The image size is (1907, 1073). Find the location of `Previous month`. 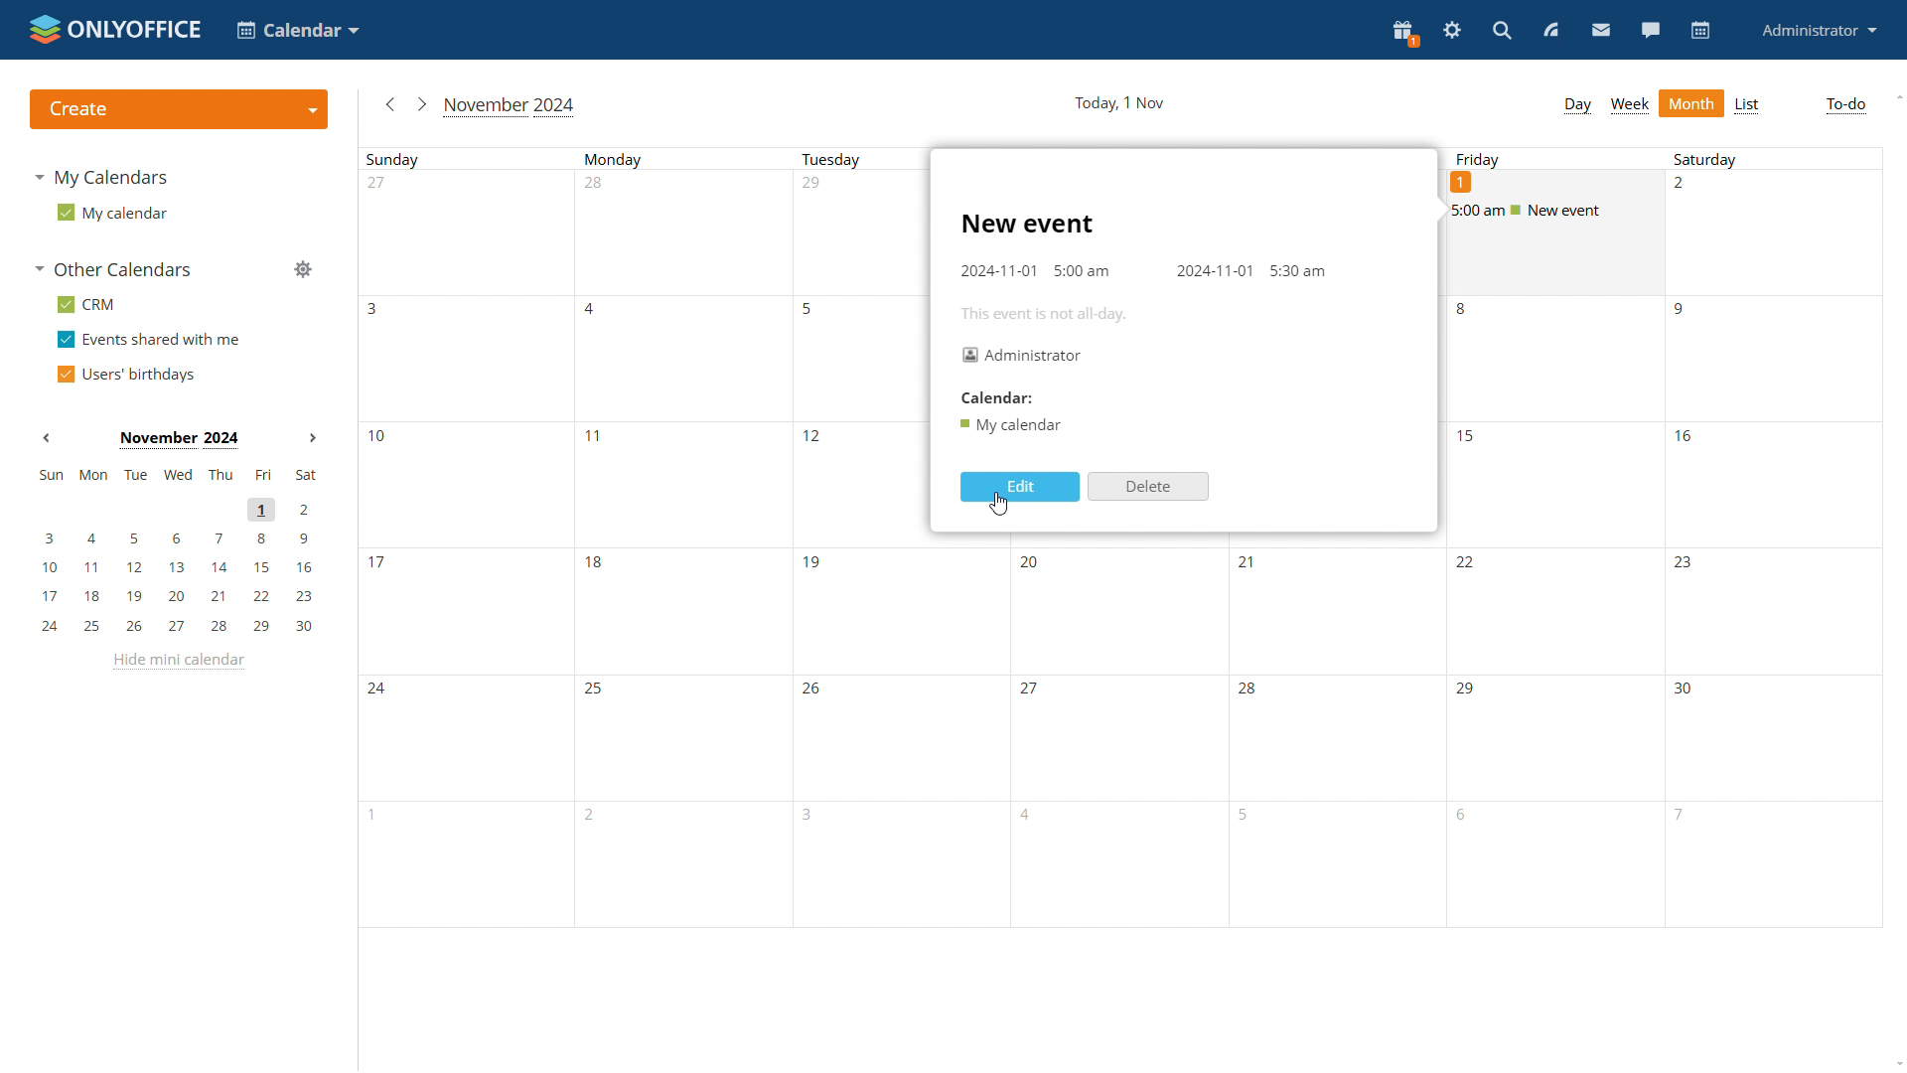

Previous month is located at coordinates (47, 437).